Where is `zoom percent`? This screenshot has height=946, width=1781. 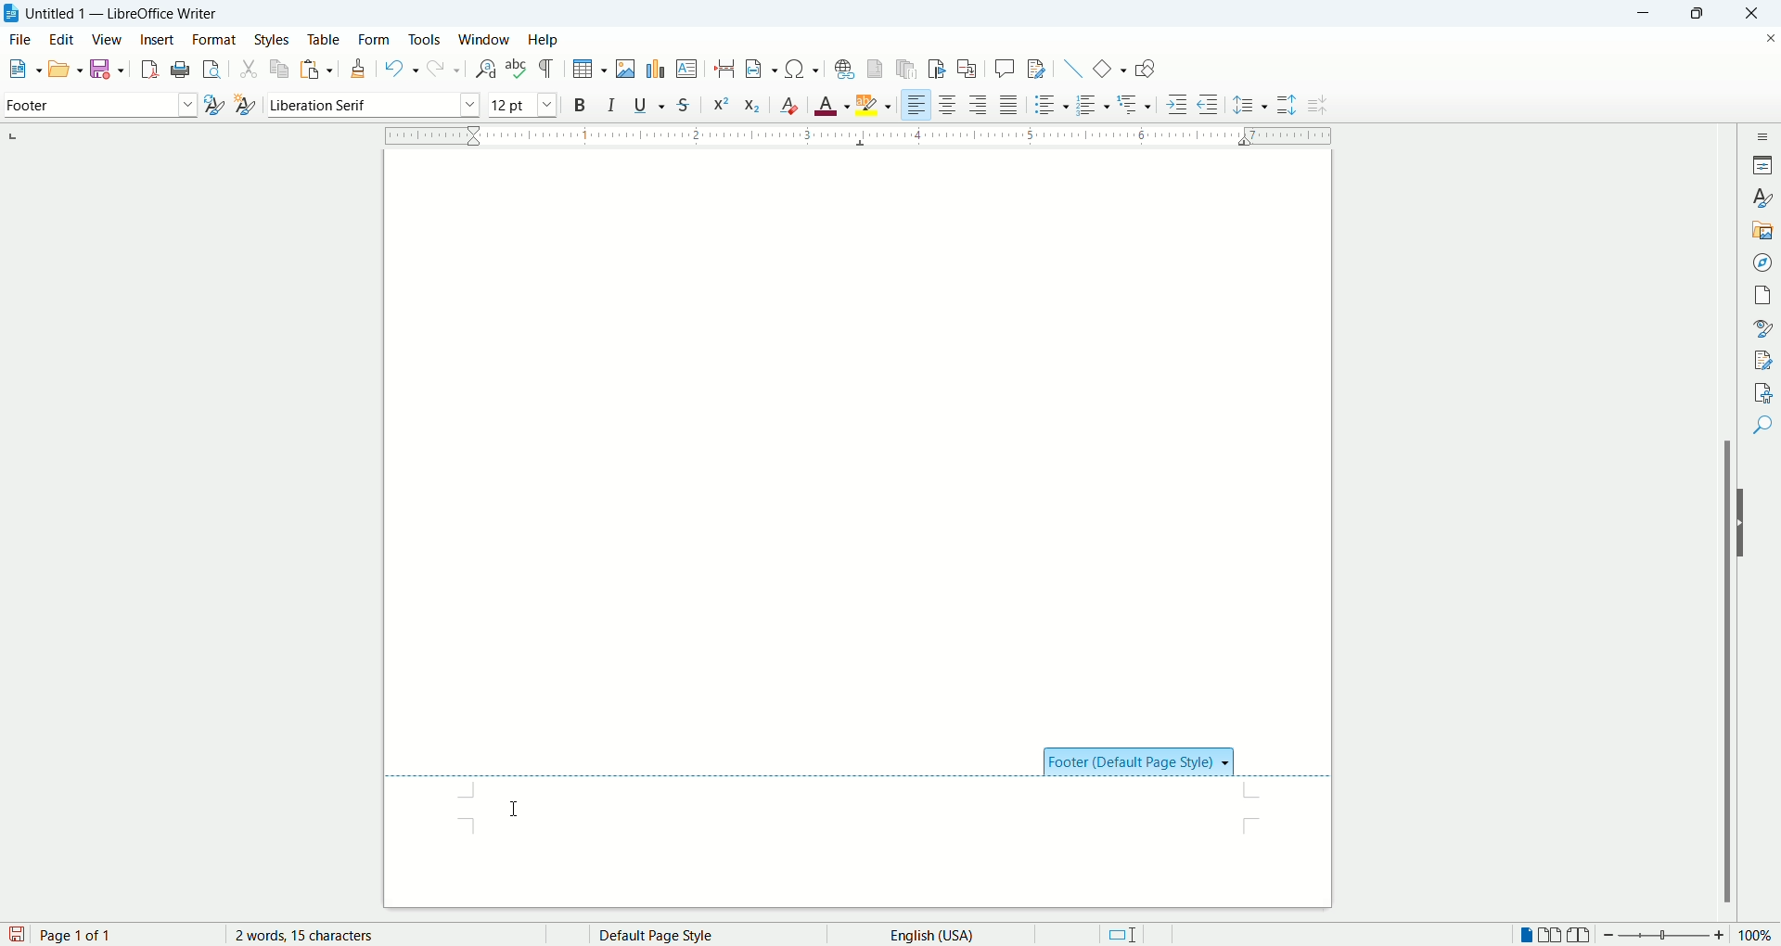 zoom percent is located at coordinates (1757, 937).